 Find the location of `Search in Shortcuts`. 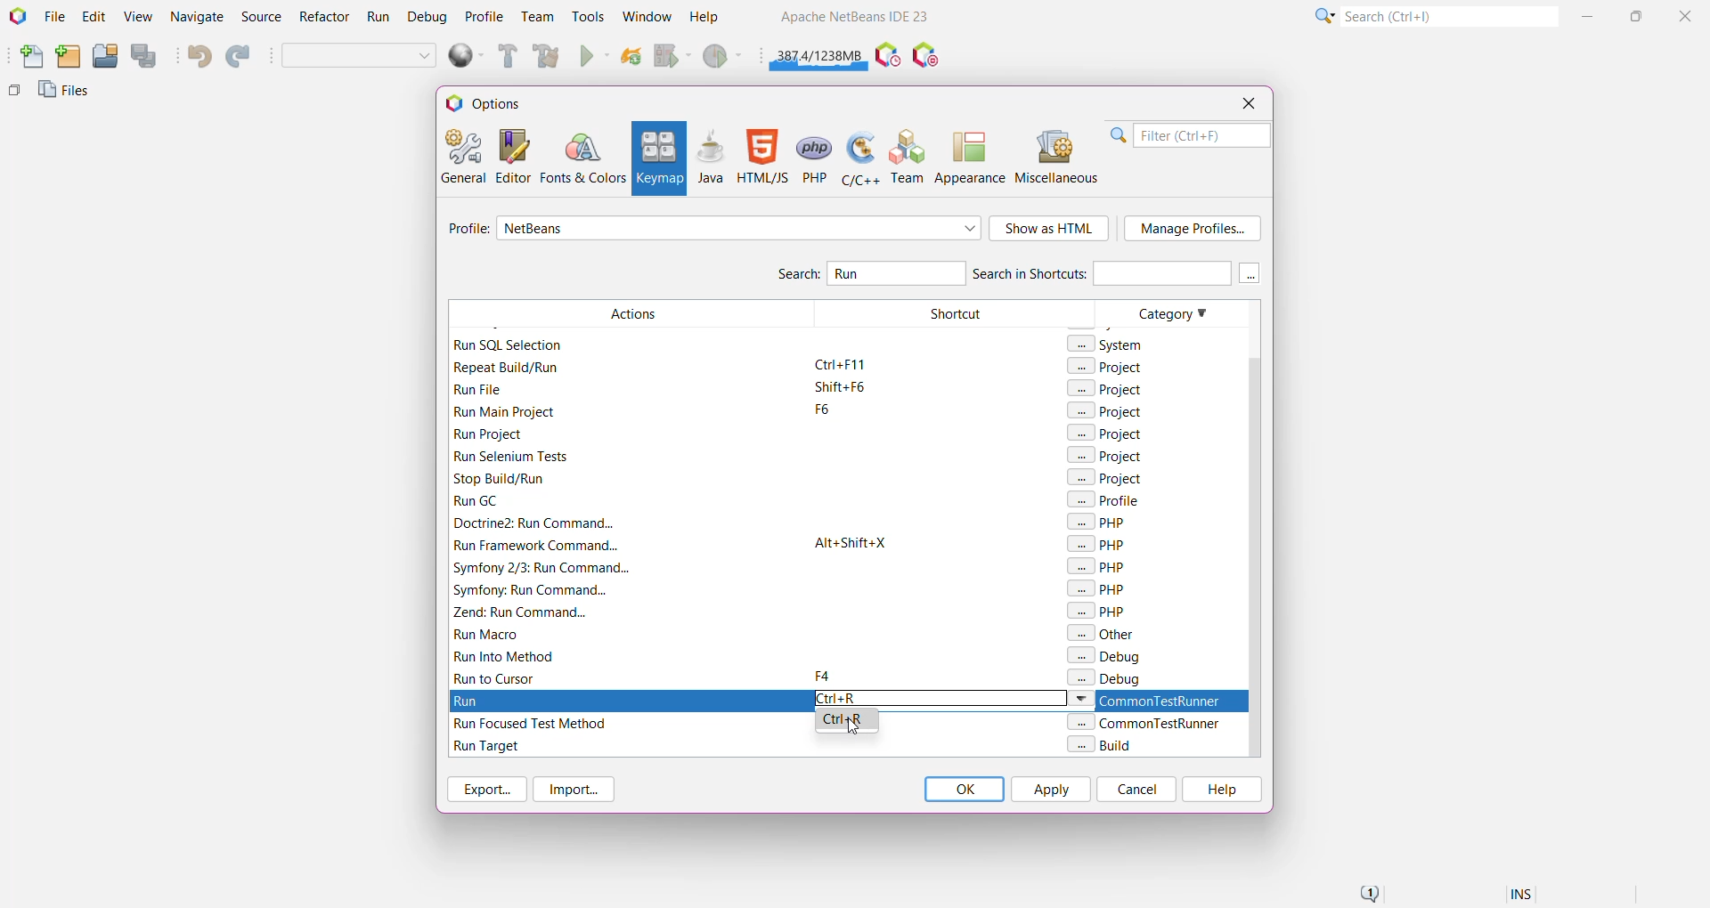

Search in Shortcuts is located at coordinates (1101, 272).